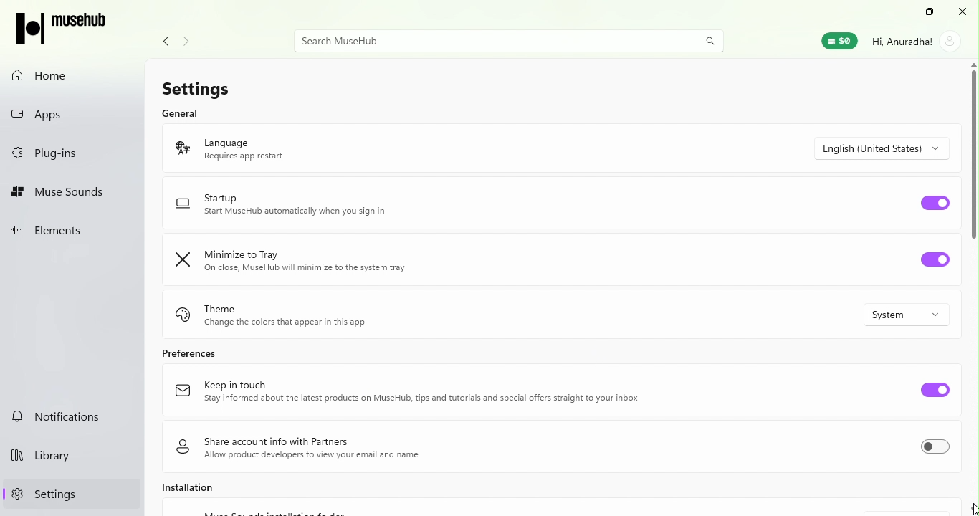  Describe the element at coordinates (199, 87) in the screenshot. I see `Settings` at that location.